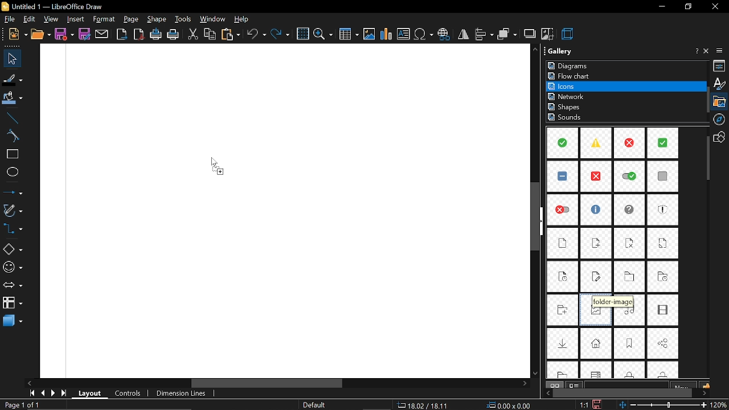  I want to click on gallery, so click(721, 101).